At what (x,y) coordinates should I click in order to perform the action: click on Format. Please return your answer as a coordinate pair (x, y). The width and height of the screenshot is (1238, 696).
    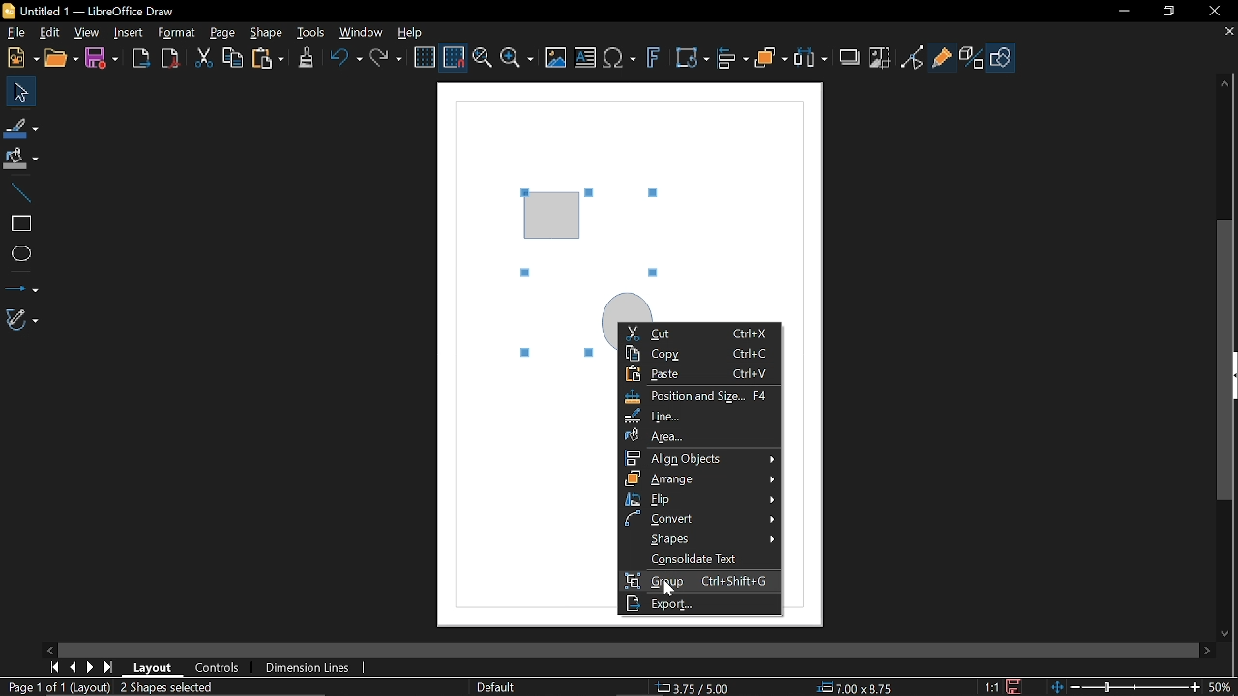
    Looking at the image, I should click on (177, 33).